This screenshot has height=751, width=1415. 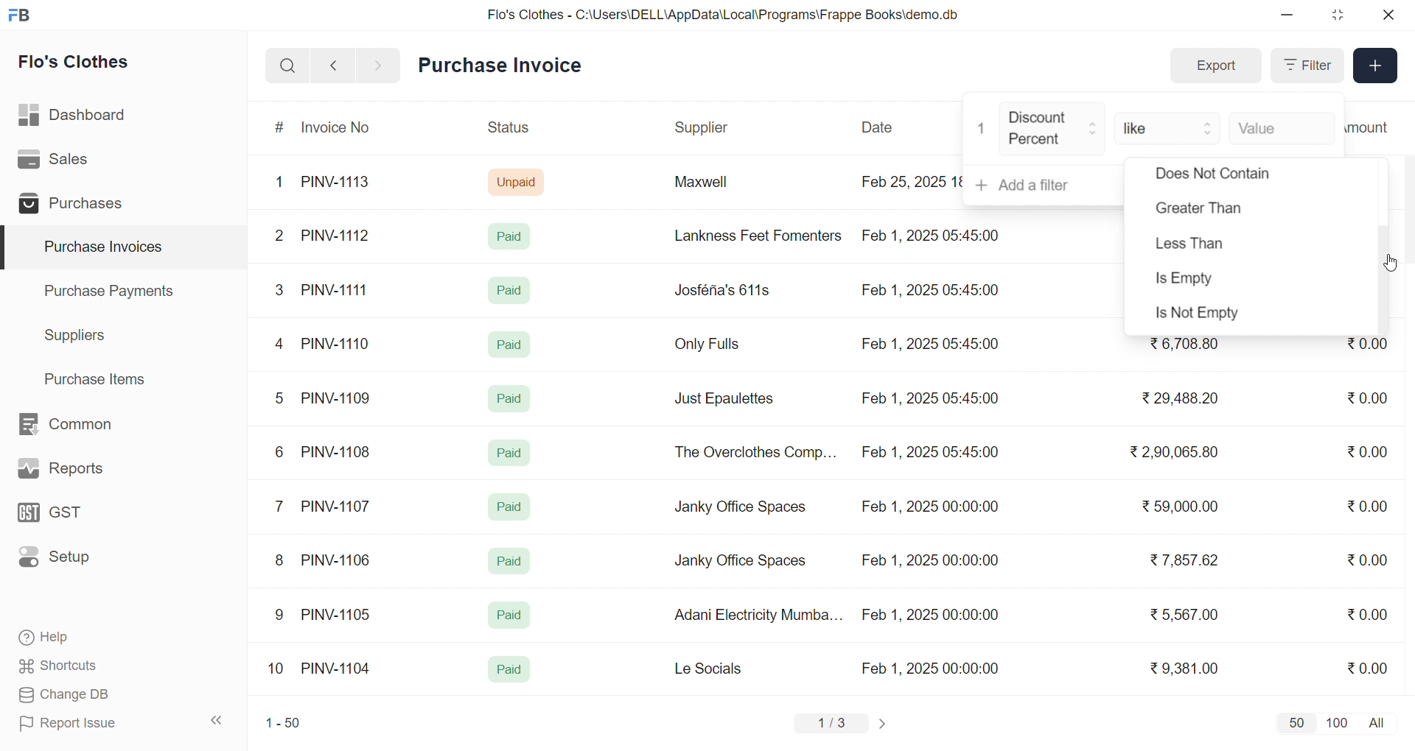 What do you see at coordinates (879, 127) in the screenshot?
I see `Date` at bounding box center [879, 127].